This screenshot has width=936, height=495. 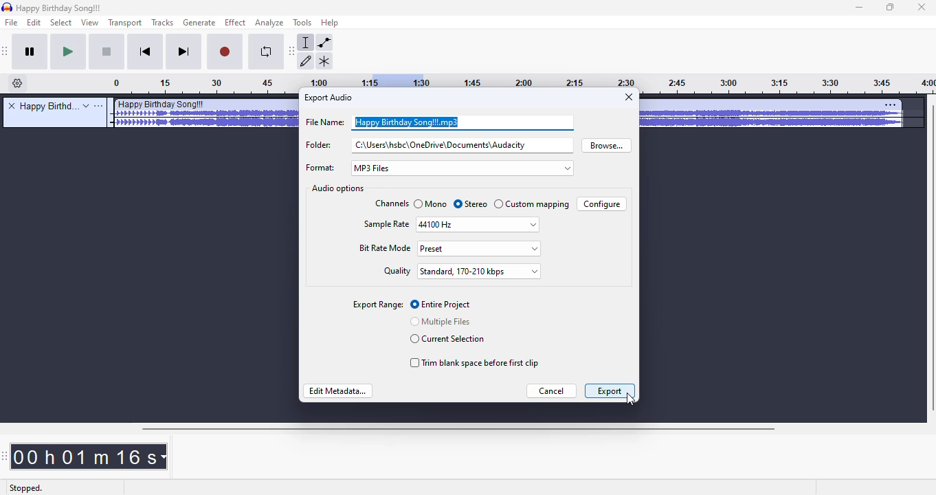 What do you see at coordinates (550, 390) in the screenshot?
I see `cancel` at bounding box center [550, 390].